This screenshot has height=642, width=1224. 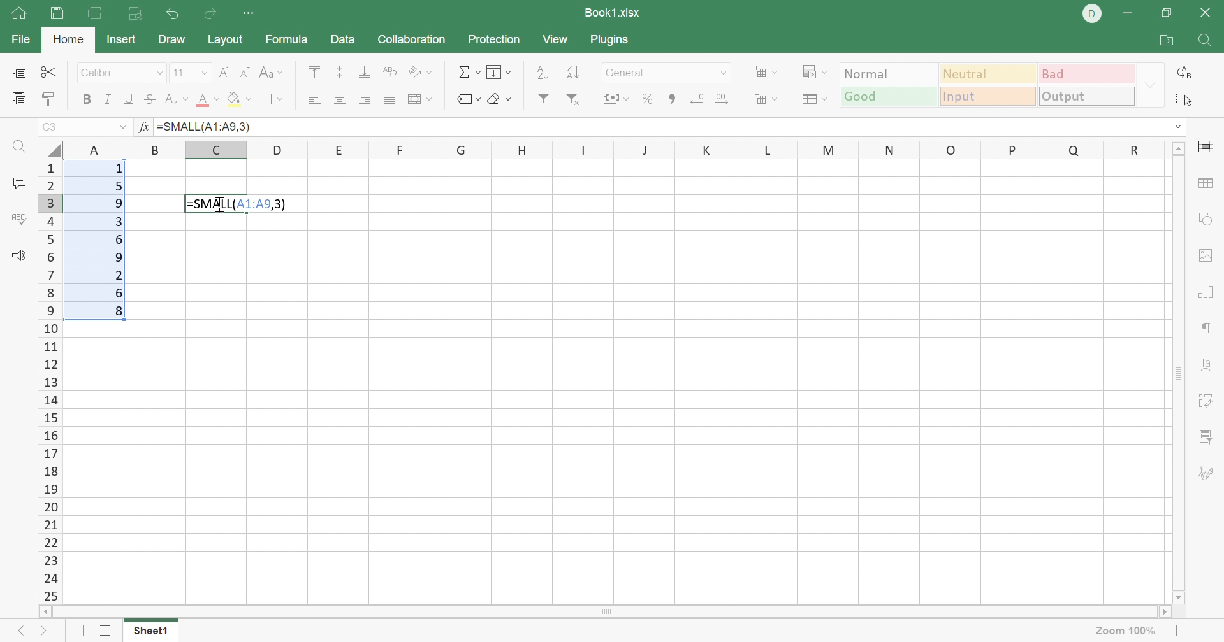 What do you see at coordinates (56, 13) in the screenshot?
I see `Save` at bounding box center [56, 13].